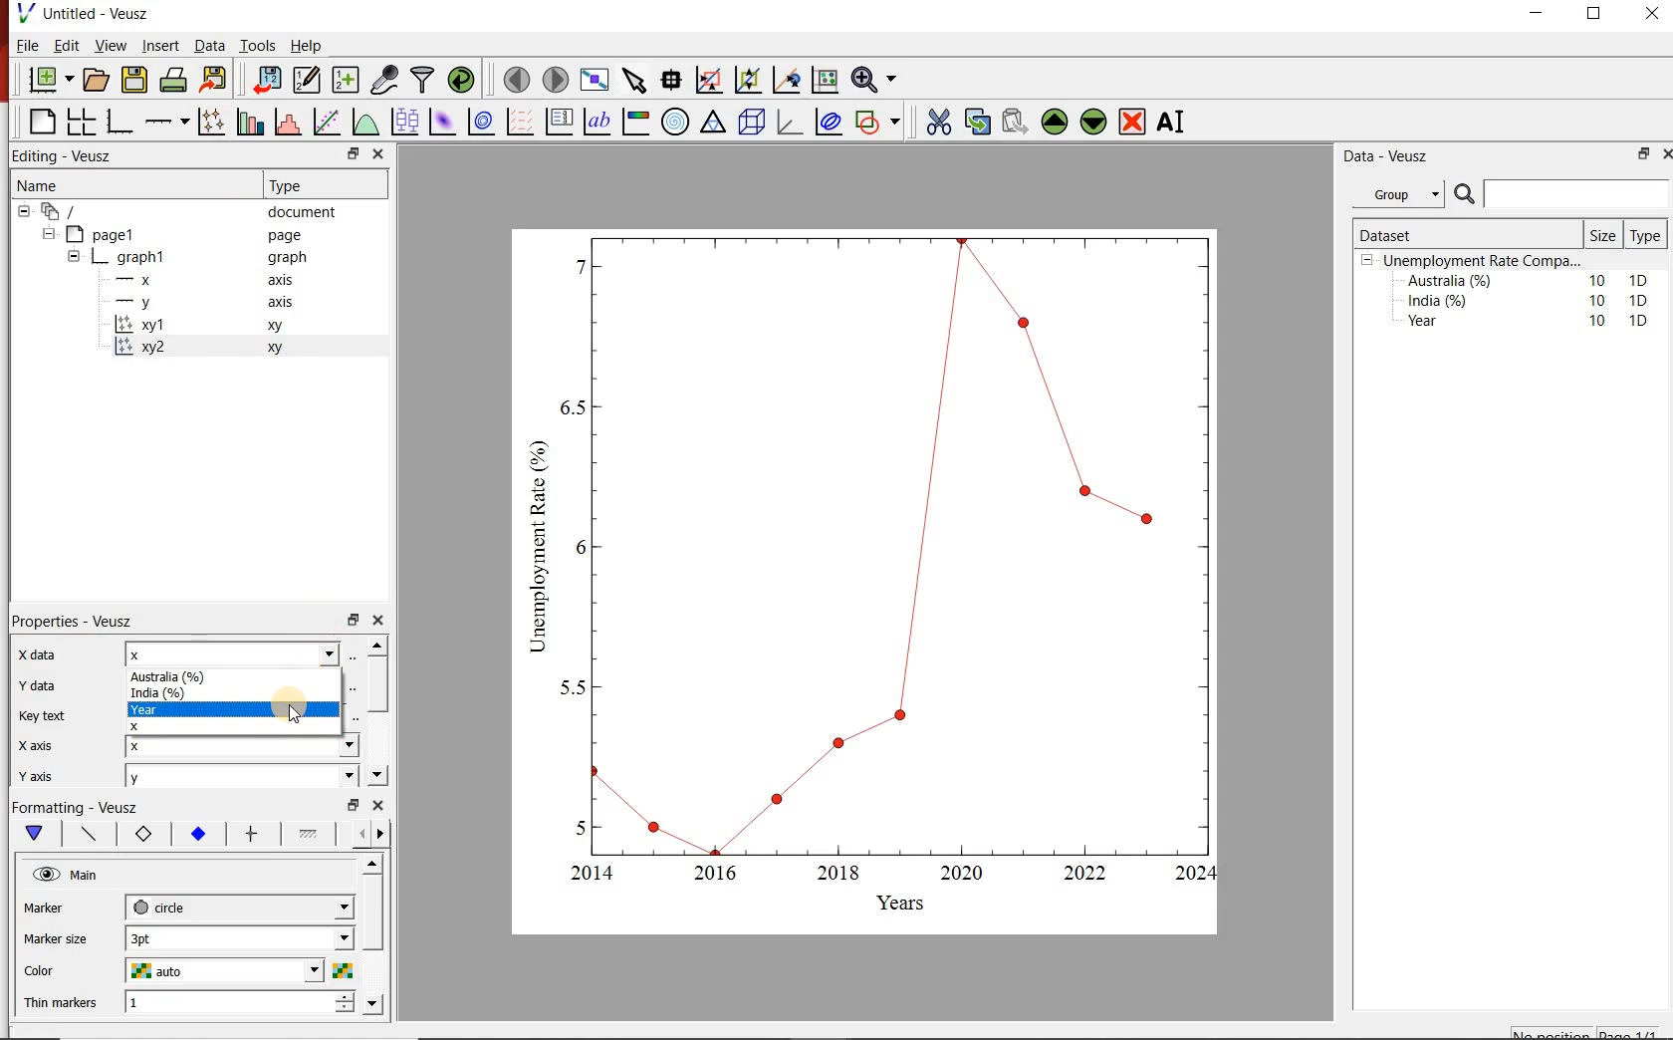 This screenshot has height=1040, width=1673. What do you see at coordinates (109, 46) in the screenshot?
I see `View` at bounding box center [109, 46].